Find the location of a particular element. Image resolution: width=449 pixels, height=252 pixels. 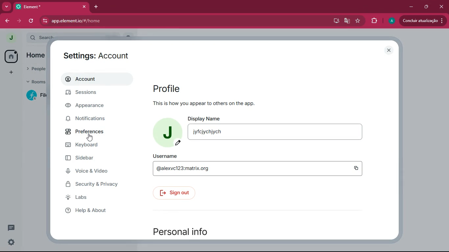

search ctrl k is located at coordinates (77, 38).